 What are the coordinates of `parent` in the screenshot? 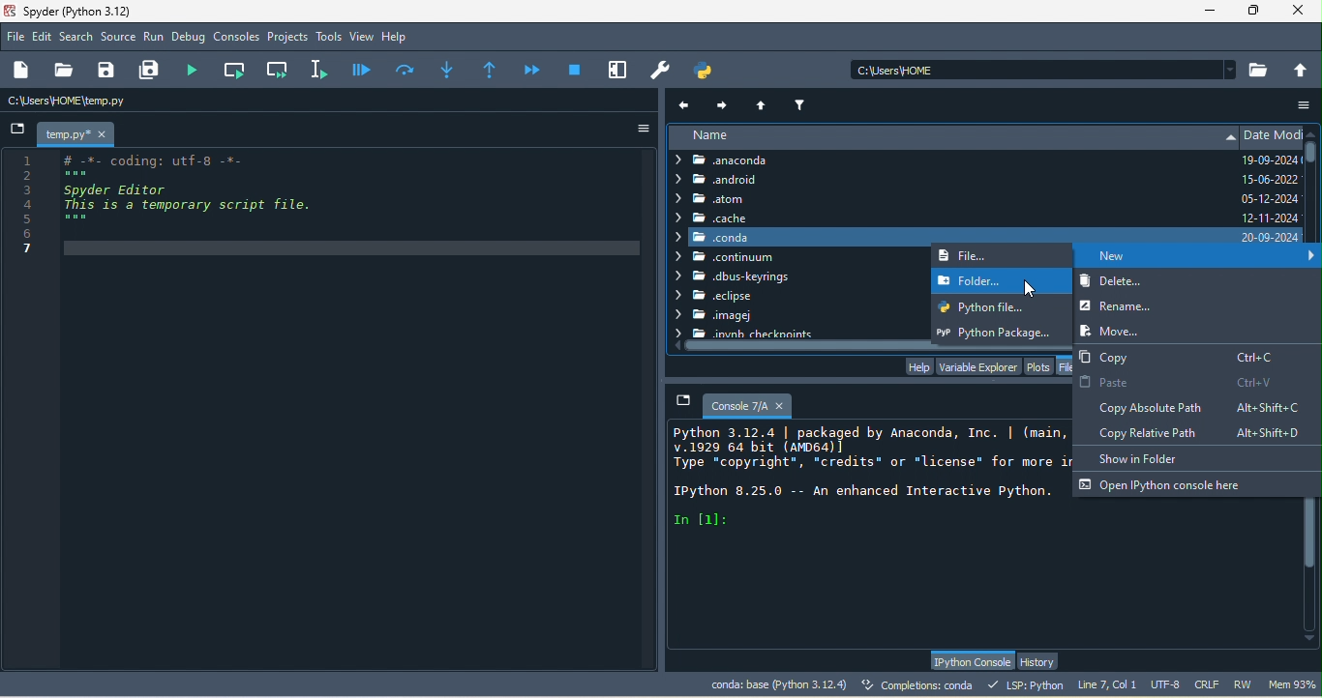 It's located at (765, 103).